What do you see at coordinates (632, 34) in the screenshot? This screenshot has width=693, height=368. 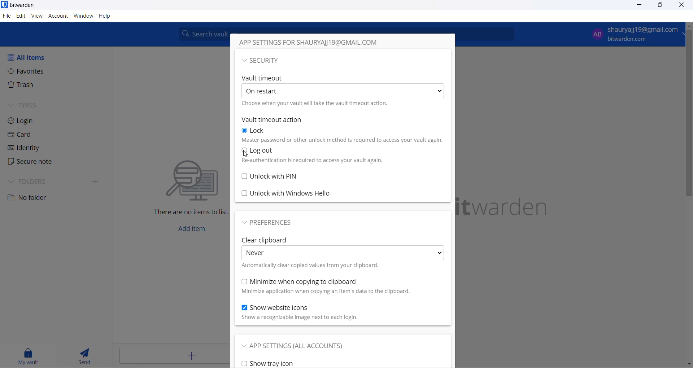 I see `login email` at bounding box center [632, 34].